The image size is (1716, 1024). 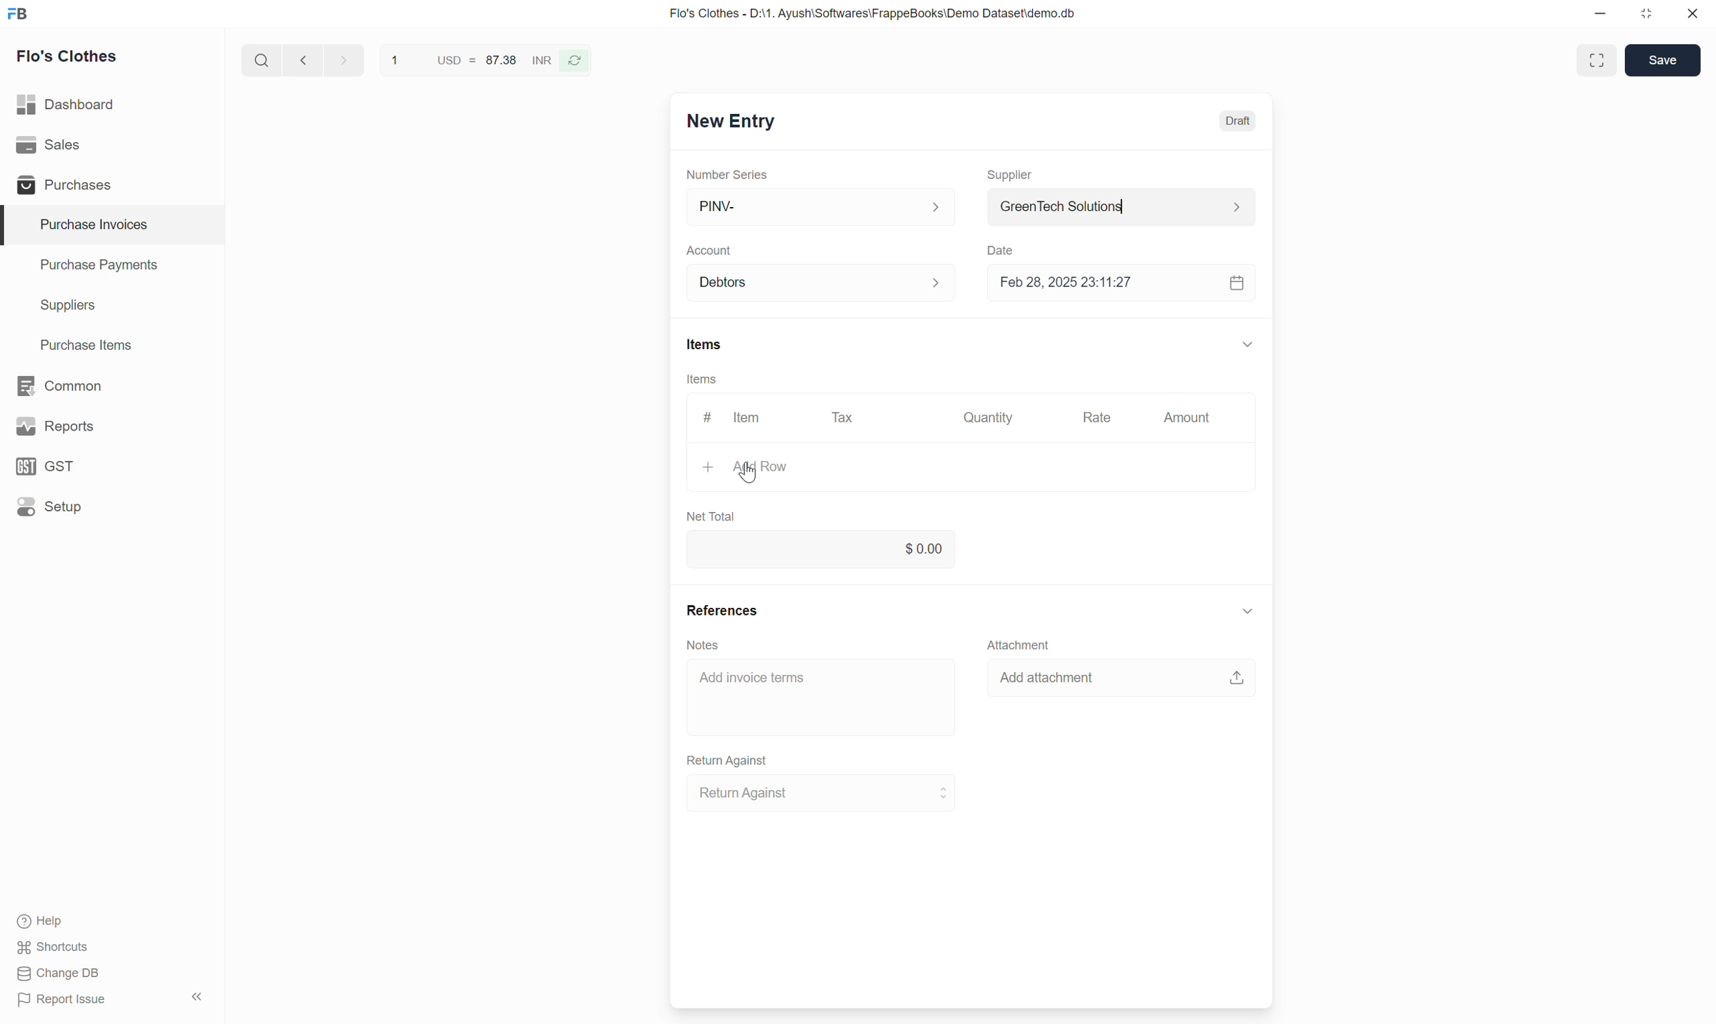 What do you see at coordinates (197, 996) in the screenshot?
I see `Collapse` at bounding box center [197, 996].